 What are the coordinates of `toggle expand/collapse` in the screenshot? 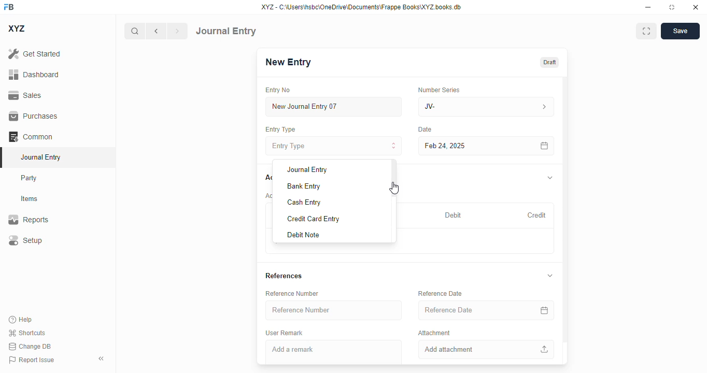 It's located at (550, 177).